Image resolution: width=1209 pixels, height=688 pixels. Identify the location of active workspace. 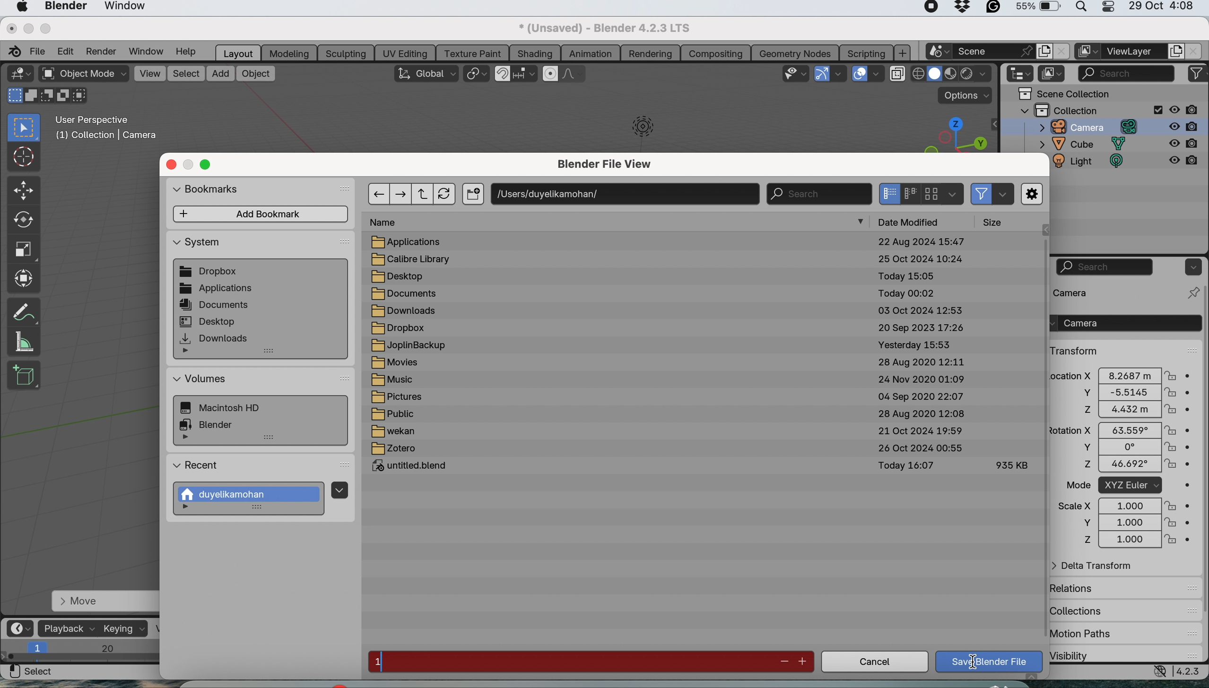
(1088, 52).